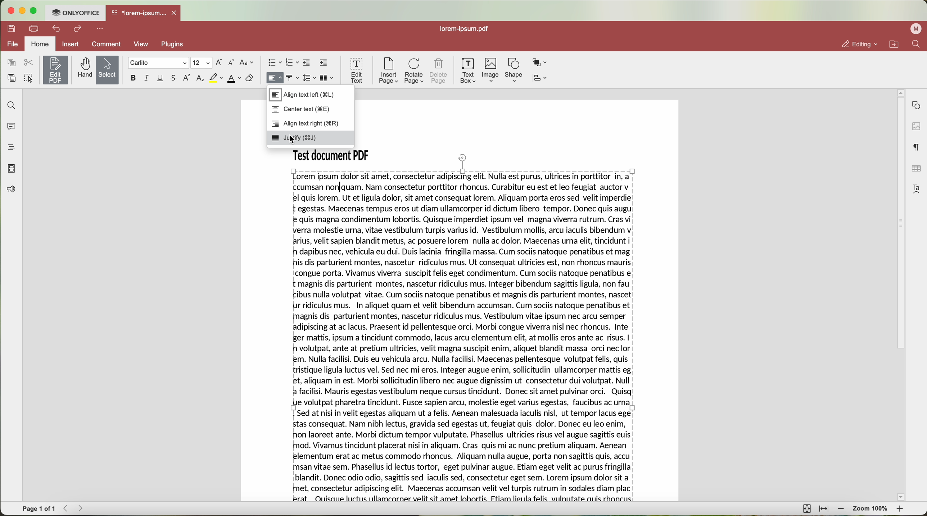 The image size is (927, 516). Describe the element at coordinates (72, 509) in the screenshot. I see `navigate arrows` at that location.